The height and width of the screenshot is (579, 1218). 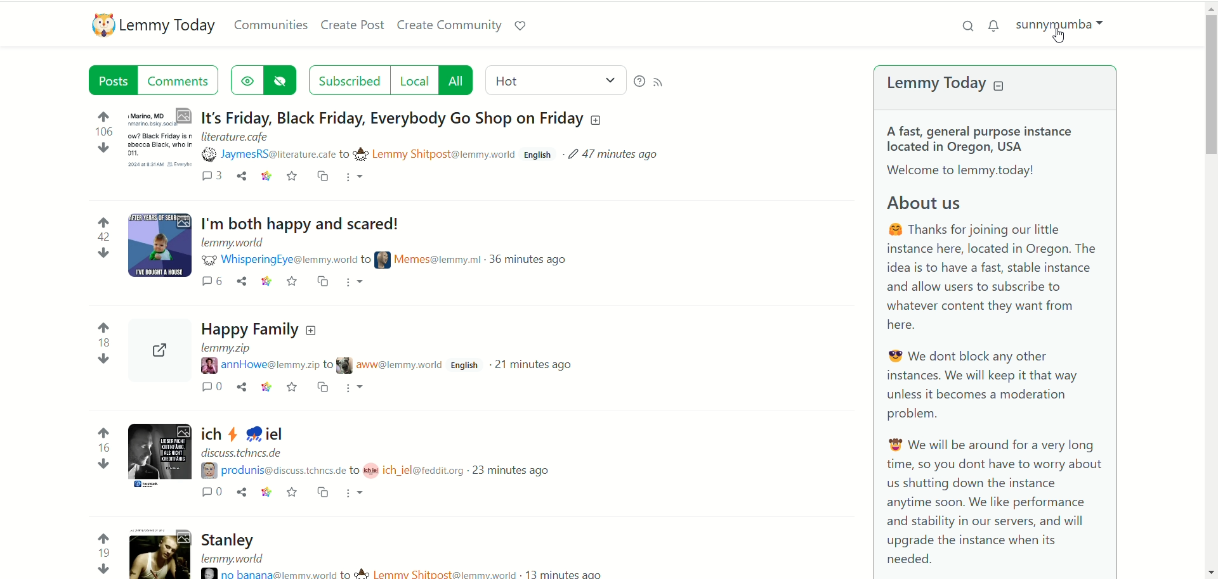 I want to click on posts, so click(x=419, y=394).